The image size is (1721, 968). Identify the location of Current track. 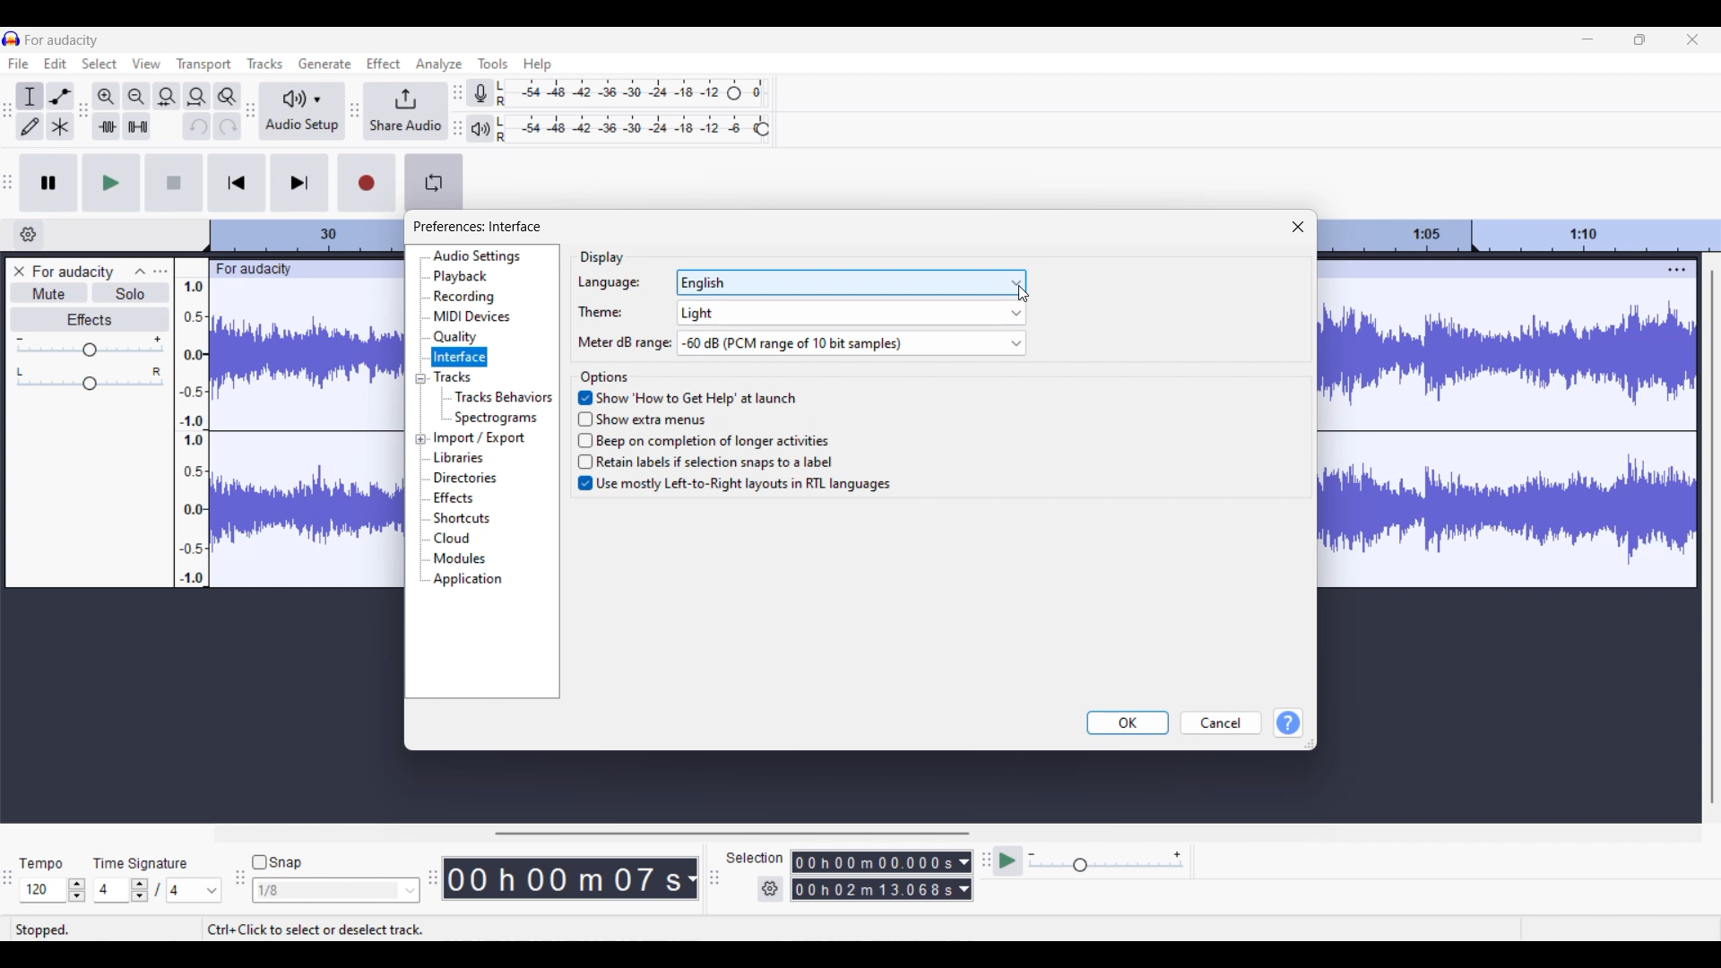
(1492, 424).